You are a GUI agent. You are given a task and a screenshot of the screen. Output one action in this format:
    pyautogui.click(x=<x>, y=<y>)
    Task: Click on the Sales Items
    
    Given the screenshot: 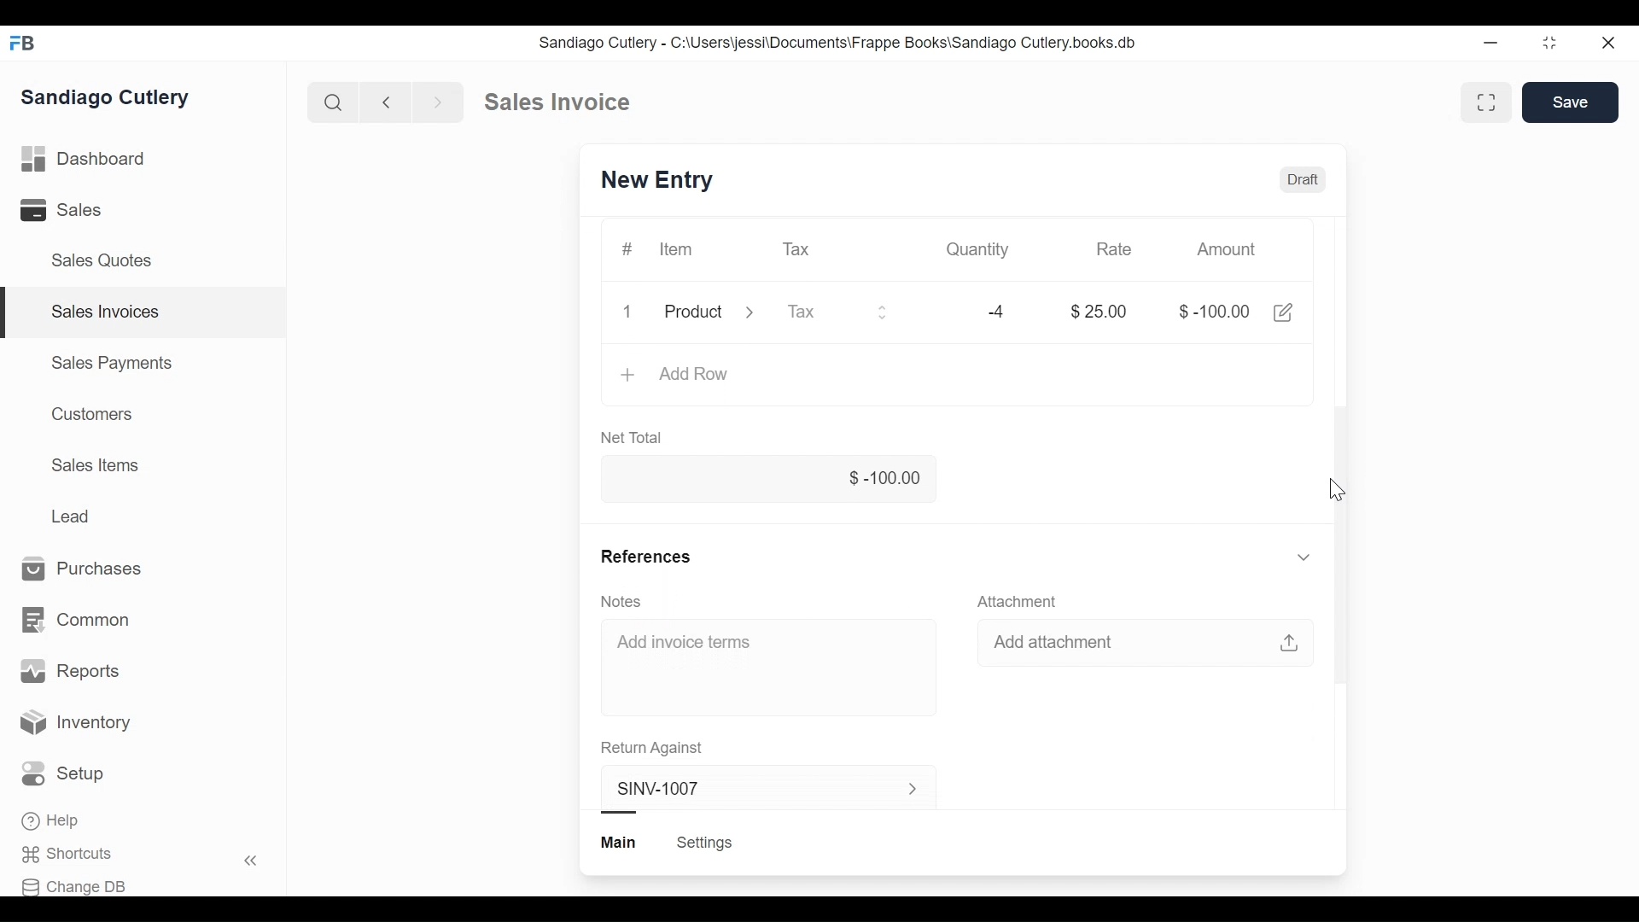 What is the action you would take?
    pyautogui.click(x=95, y=464)
    